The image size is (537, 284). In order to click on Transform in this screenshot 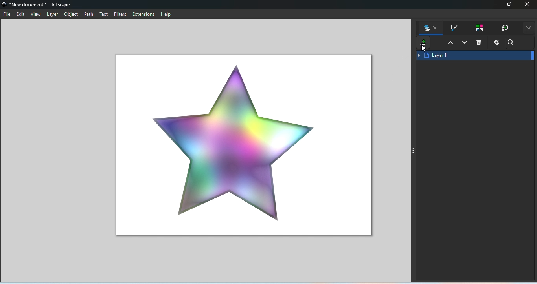, I will do `click(505, 28)`.